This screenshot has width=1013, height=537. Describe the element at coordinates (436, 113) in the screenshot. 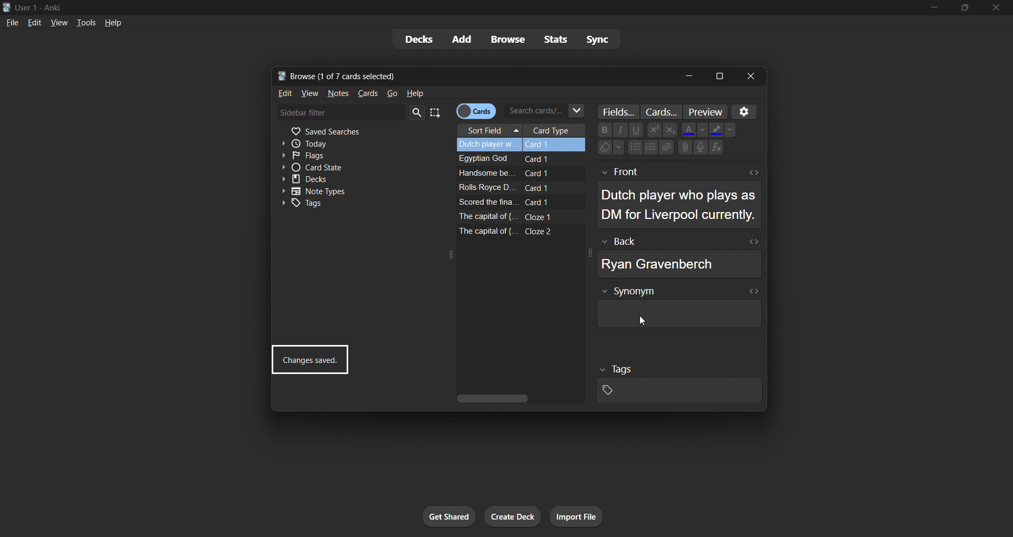

I see `select all` at that location.